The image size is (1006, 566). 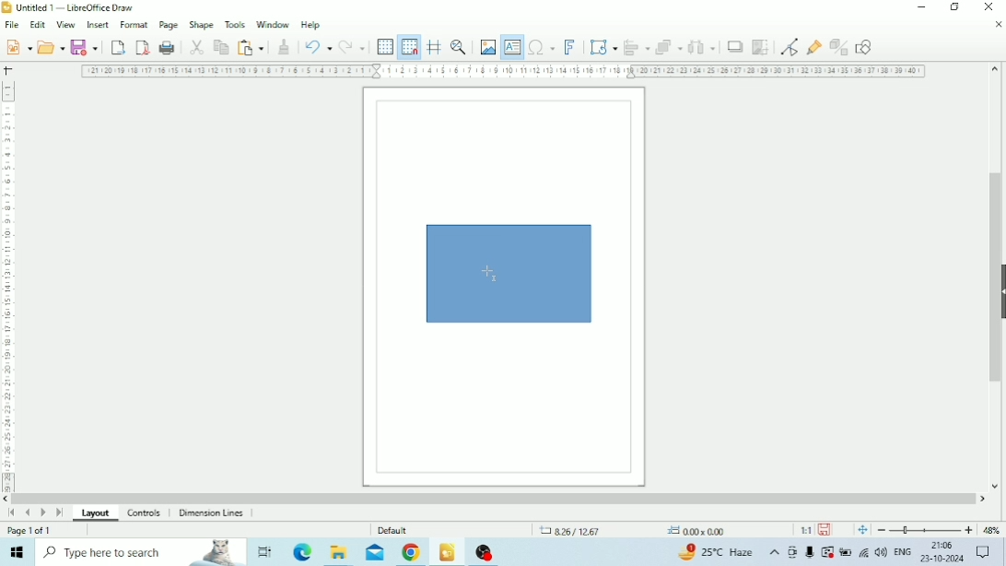 I want to click on Format, so click(x=134, y=24).